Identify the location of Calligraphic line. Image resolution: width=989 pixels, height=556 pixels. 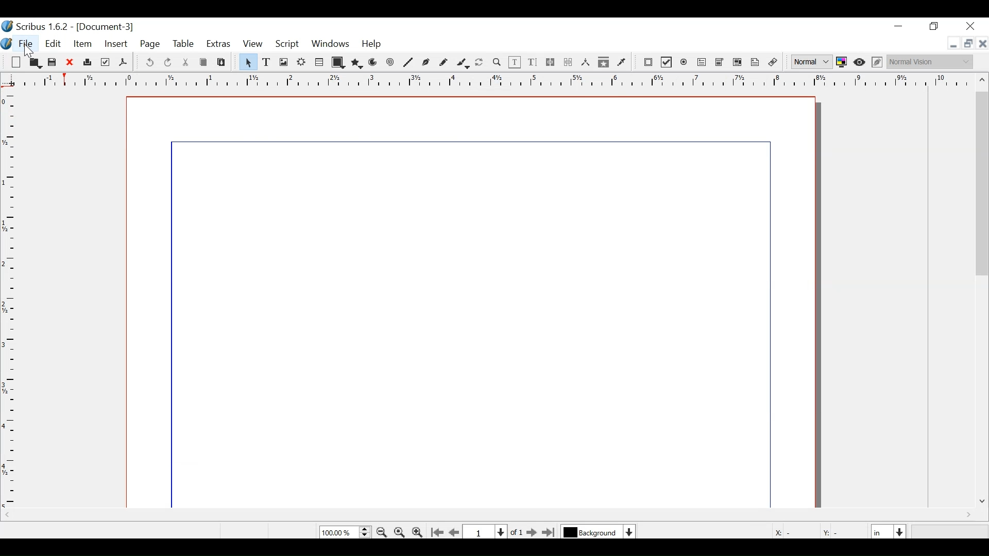
(463, 63).